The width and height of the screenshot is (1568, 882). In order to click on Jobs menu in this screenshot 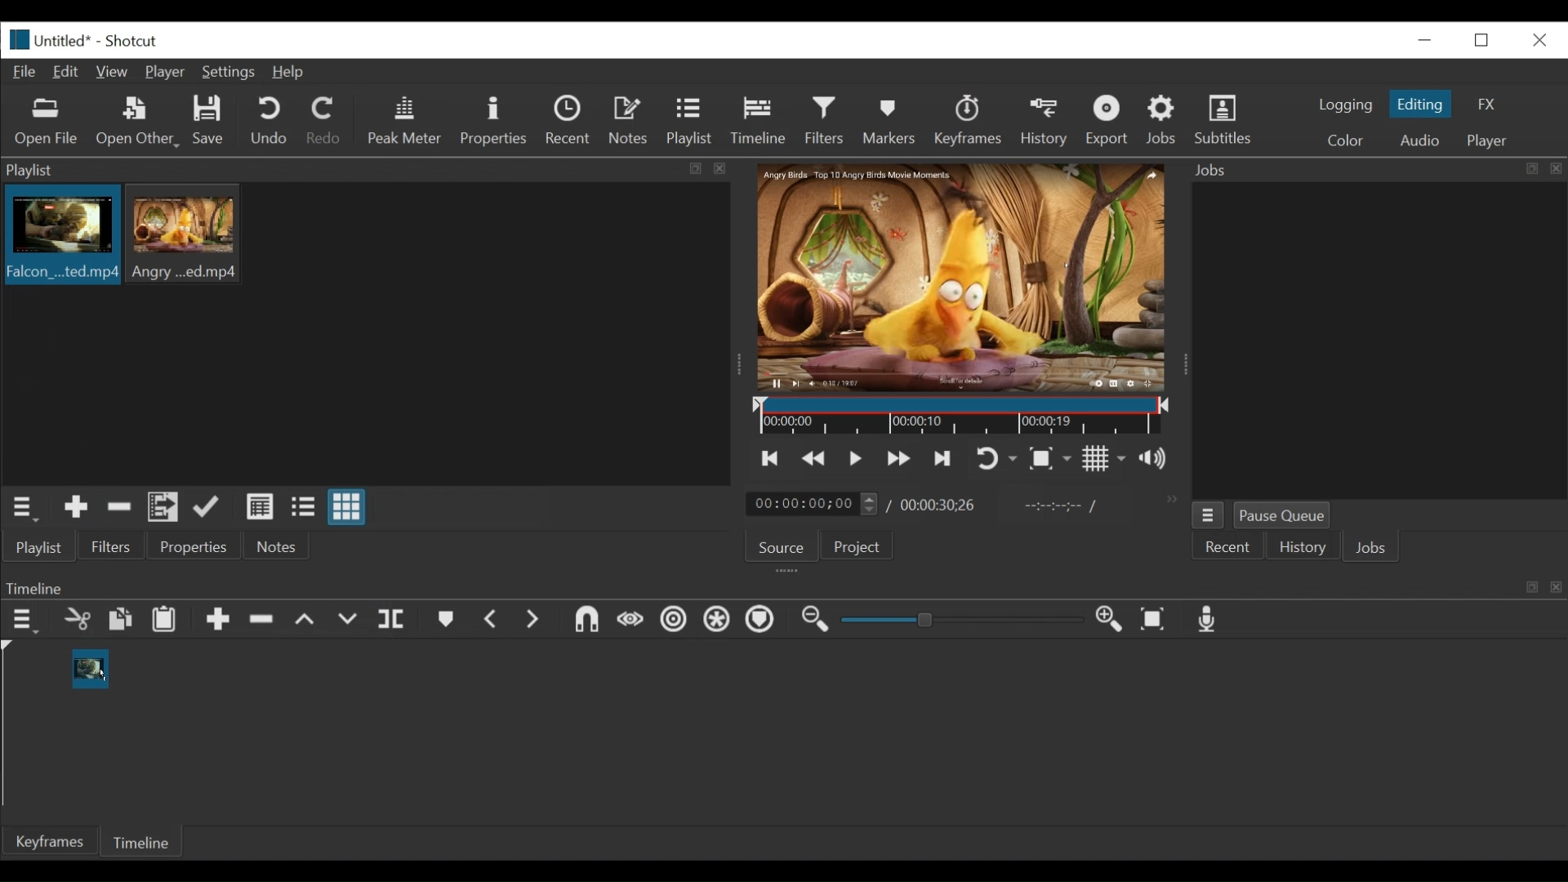, I will do `click(1366, 168)`.